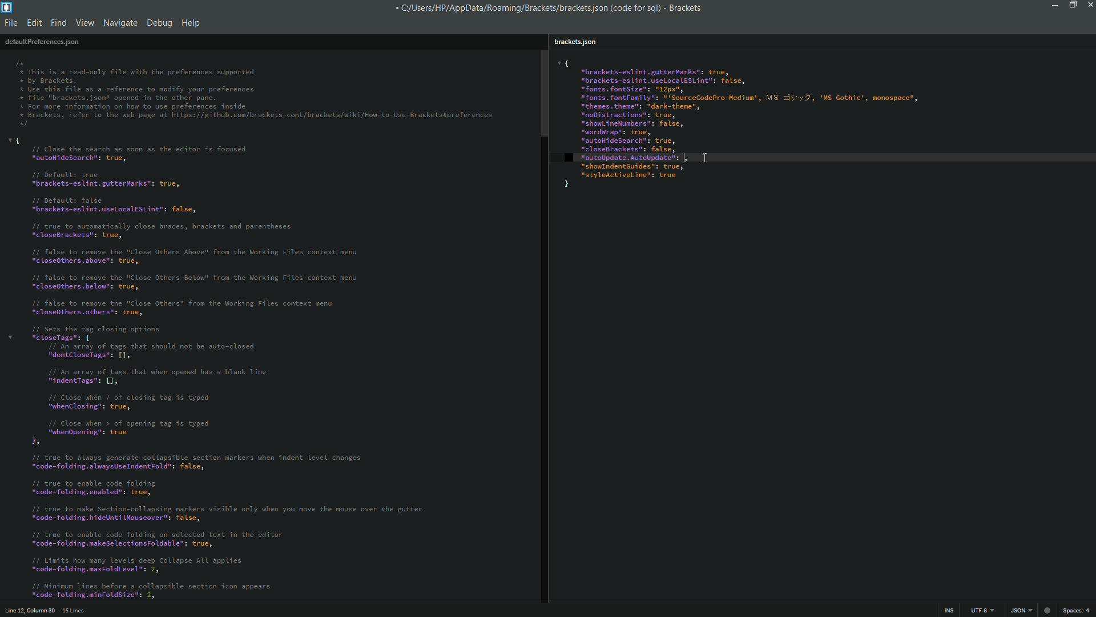 This screenshot has height=617, width=1096. What do you see at coordinates (821, 122) in the screenshot?
I see `{“brackets-eslint. gutterMarks": true,"brackets-eslint.useLocalESLint": false,“fonts. fontsize": "2px","fonts. fontFamily": "'SourceCodePro-Medium', MS =i/y 2, 'MS Gothic’, monospace",“themes. theme": "dark-thene",“noDistractions": true,“shoul inetumbers": false,“wordwrap": true,“autoitidesearch®; true,"closeBrackets": false,“autoUpdate. AutoUpdate": falsd]“showlndentGuides": true,“styleActiveline"s true}` at bounding box center [821, 122].